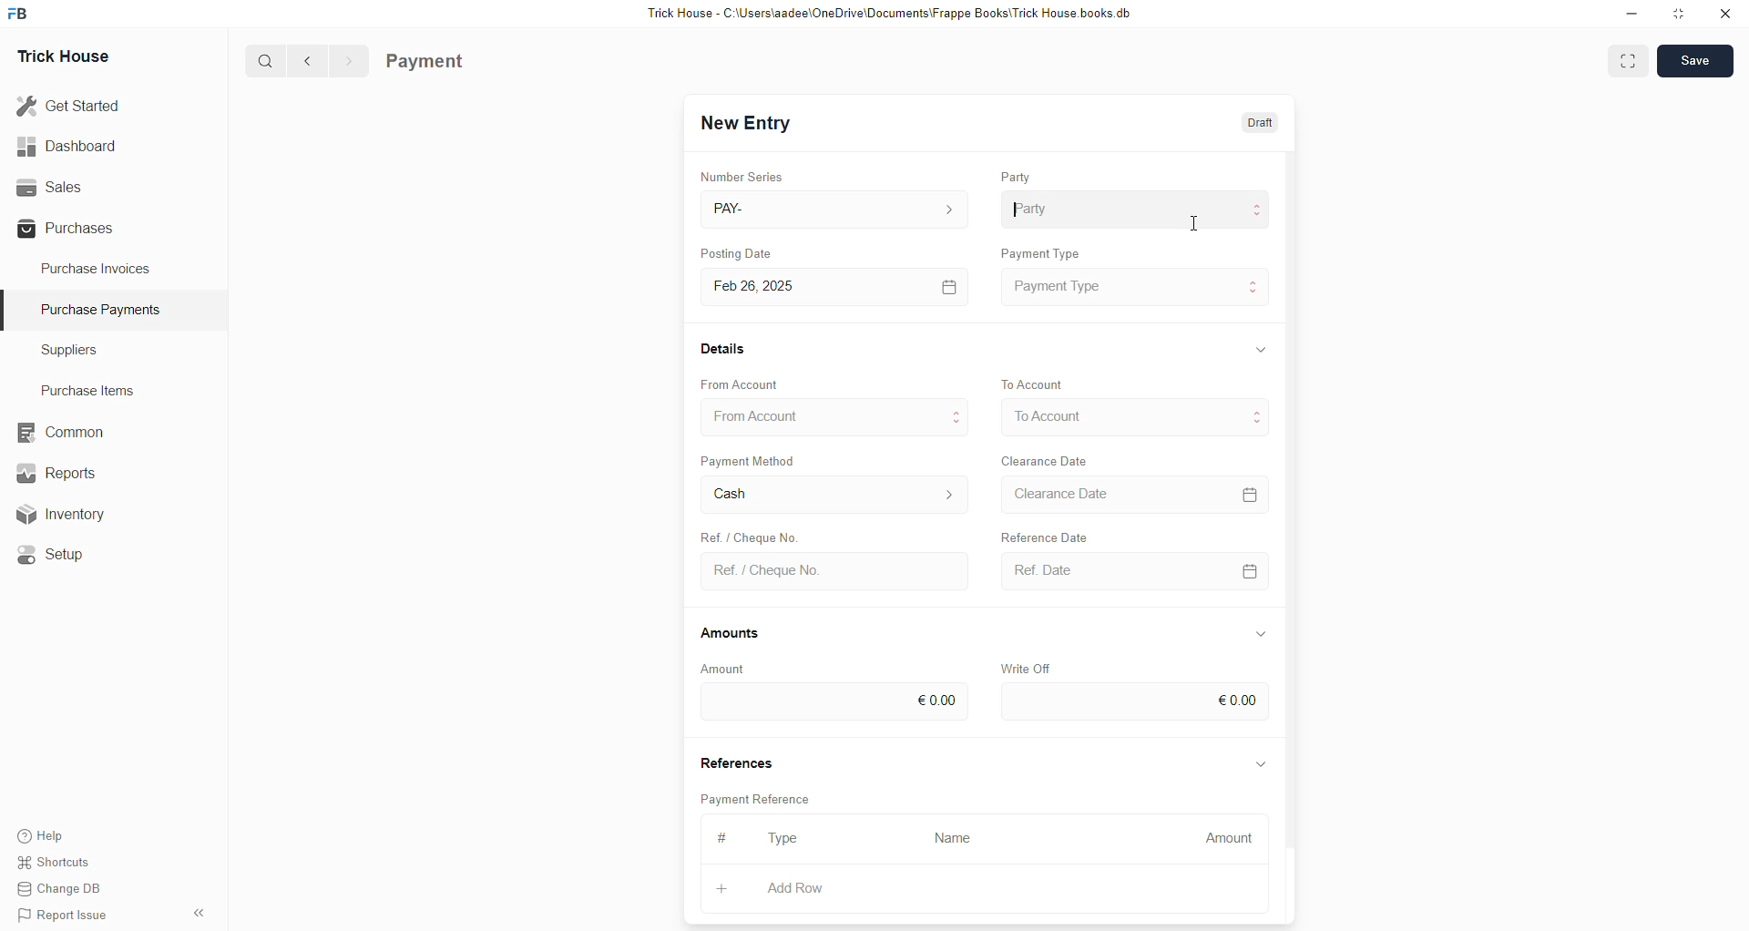 The width and height of the screenshot is (1749, 931). I want to click on +, so click(721, 889).